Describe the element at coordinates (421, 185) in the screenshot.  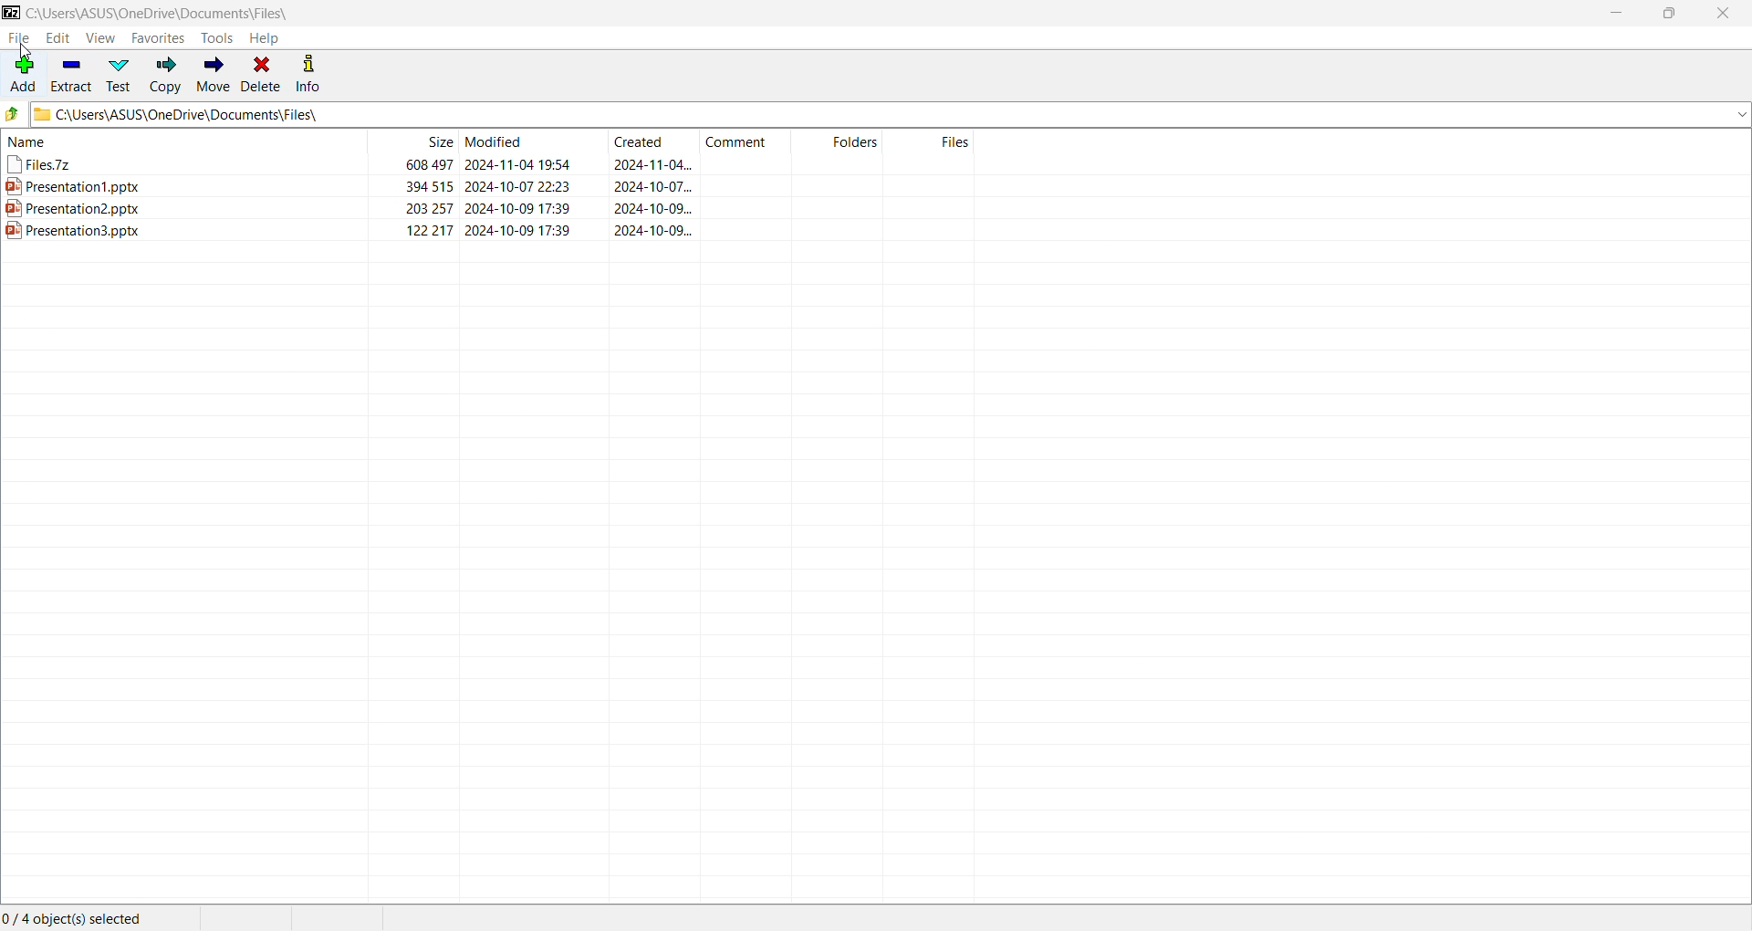
I see `394 515` at that location.